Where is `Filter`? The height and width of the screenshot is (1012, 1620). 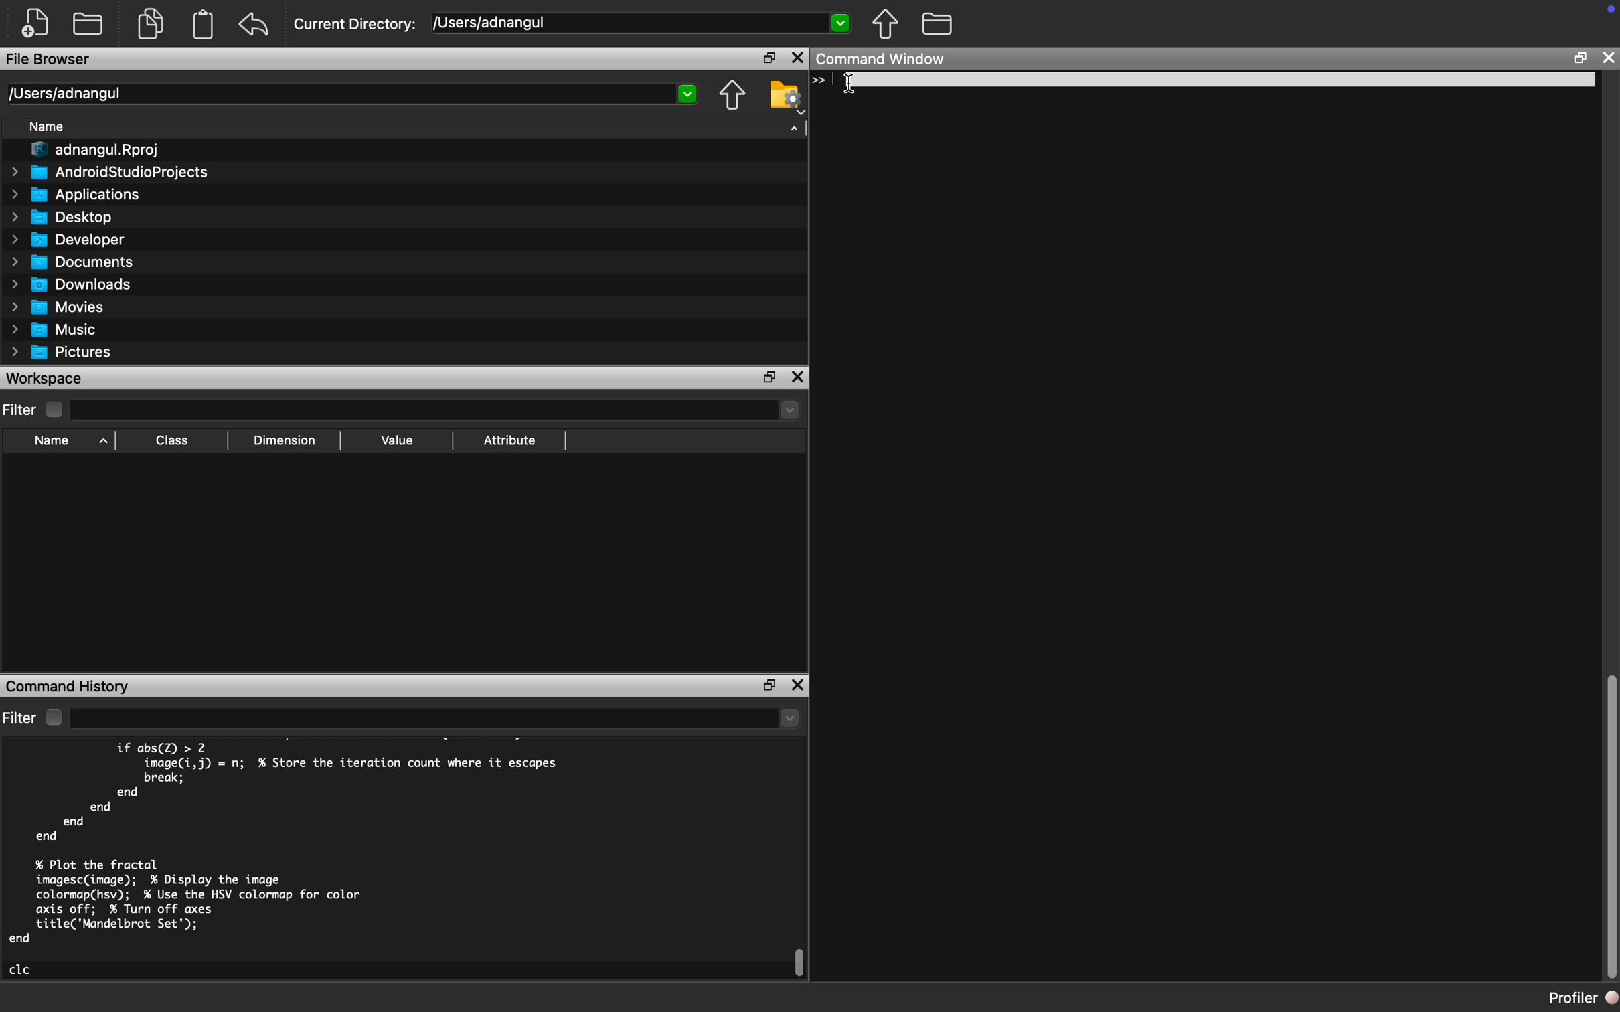 Filter is located at coordinates (20, 409).